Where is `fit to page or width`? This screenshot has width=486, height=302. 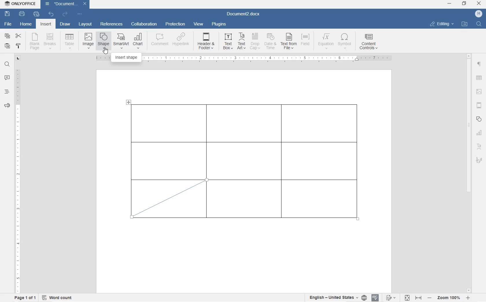 fit to page or width is located at coordinates (413, 297).